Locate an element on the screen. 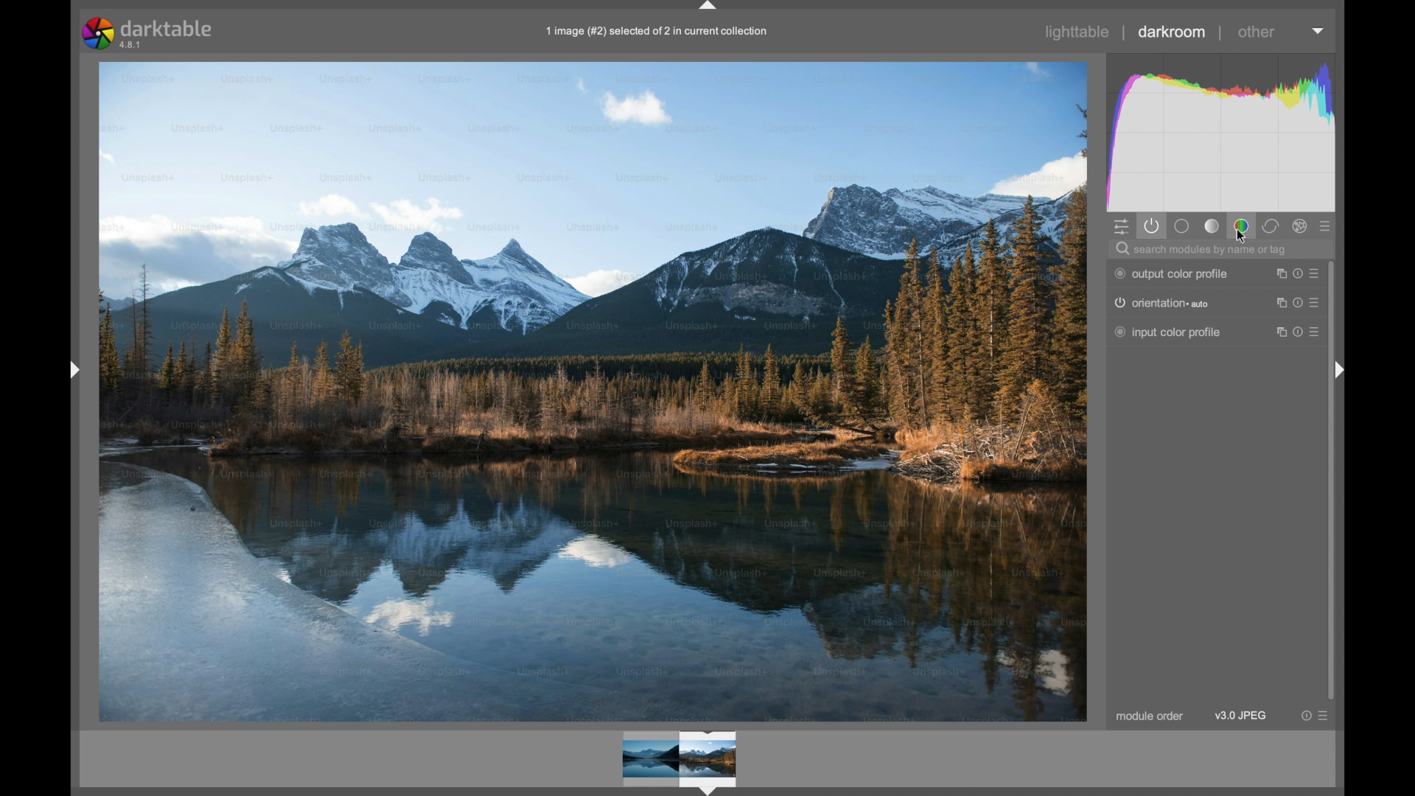  v3.0 jpeg is located at coordinates (1240, 716).